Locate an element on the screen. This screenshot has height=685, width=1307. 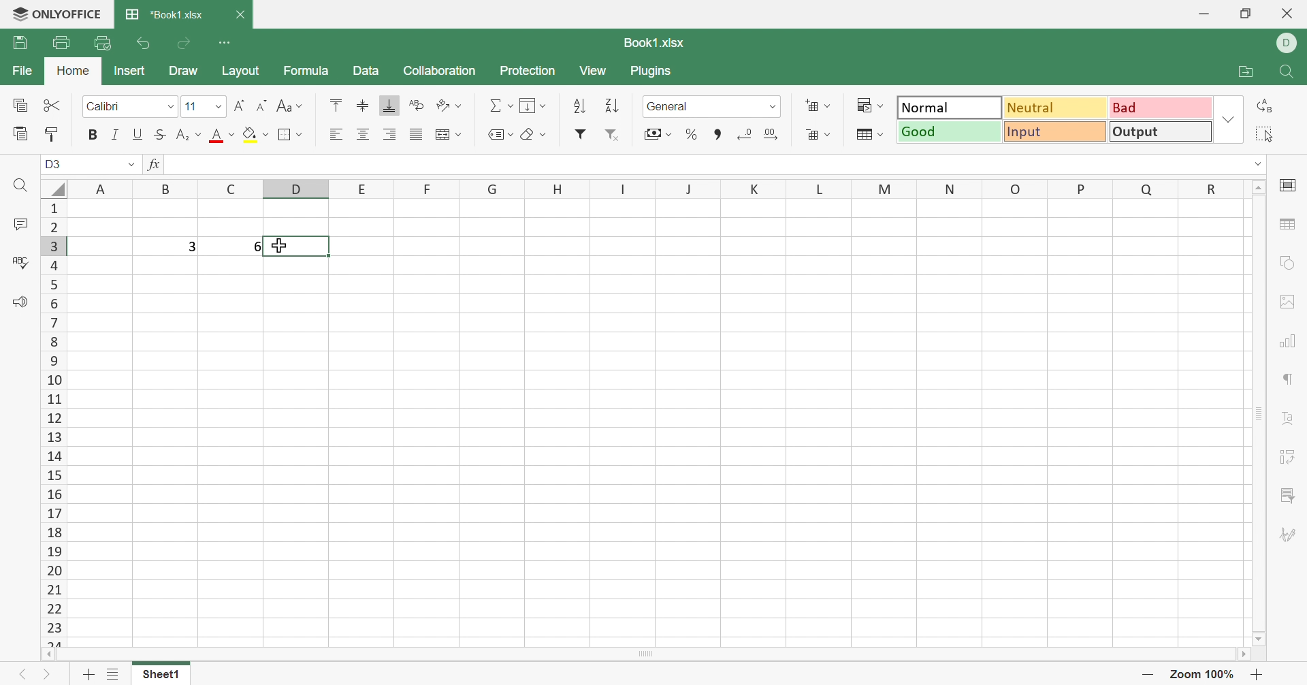
Paste is located at coordinates (20, 136).